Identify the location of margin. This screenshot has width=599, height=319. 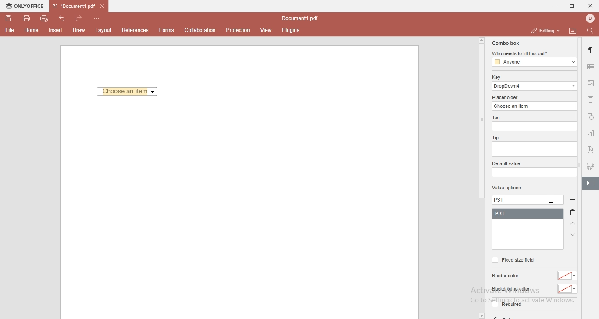
(591, 99).